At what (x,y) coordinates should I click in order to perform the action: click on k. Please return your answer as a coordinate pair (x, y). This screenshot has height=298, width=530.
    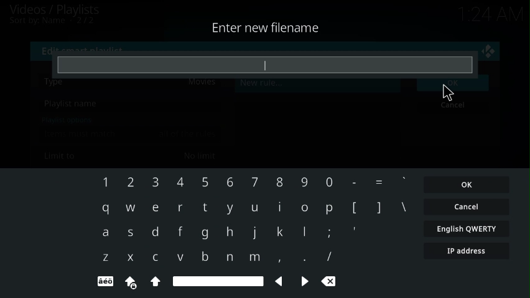
    Looking at the image, I should click on (277, 232).